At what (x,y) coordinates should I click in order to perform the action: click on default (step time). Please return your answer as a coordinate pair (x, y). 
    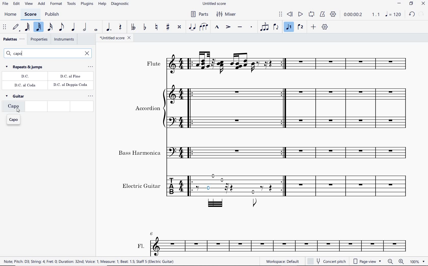
    Looking at the image, I should click on (16, 28).